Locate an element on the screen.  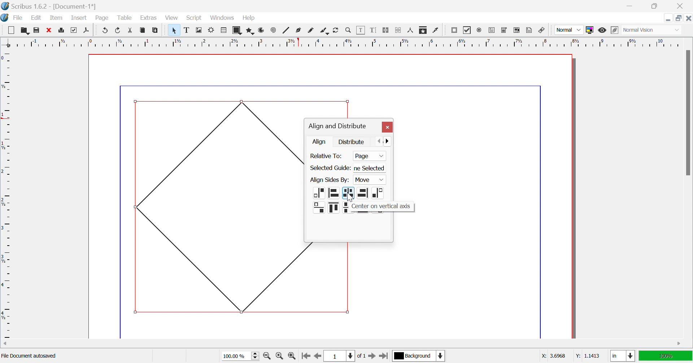
Edit text with story editor is located at coordinates (373, 30).